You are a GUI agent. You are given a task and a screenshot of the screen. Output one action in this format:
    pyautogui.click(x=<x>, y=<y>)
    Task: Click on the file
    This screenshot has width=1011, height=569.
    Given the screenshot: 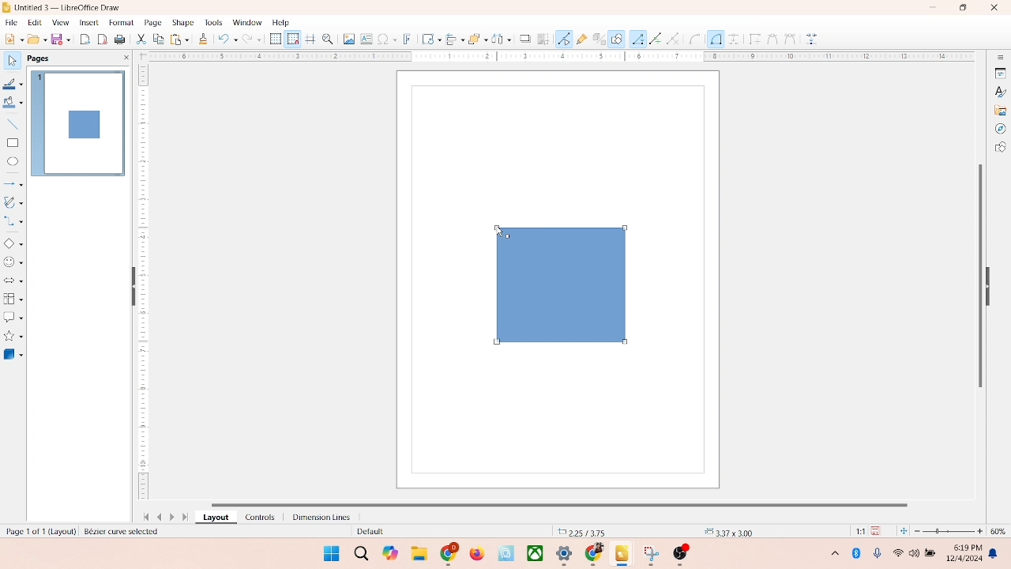 What is the action you would take?
    pyautogui.click(x=12, y=21)
    